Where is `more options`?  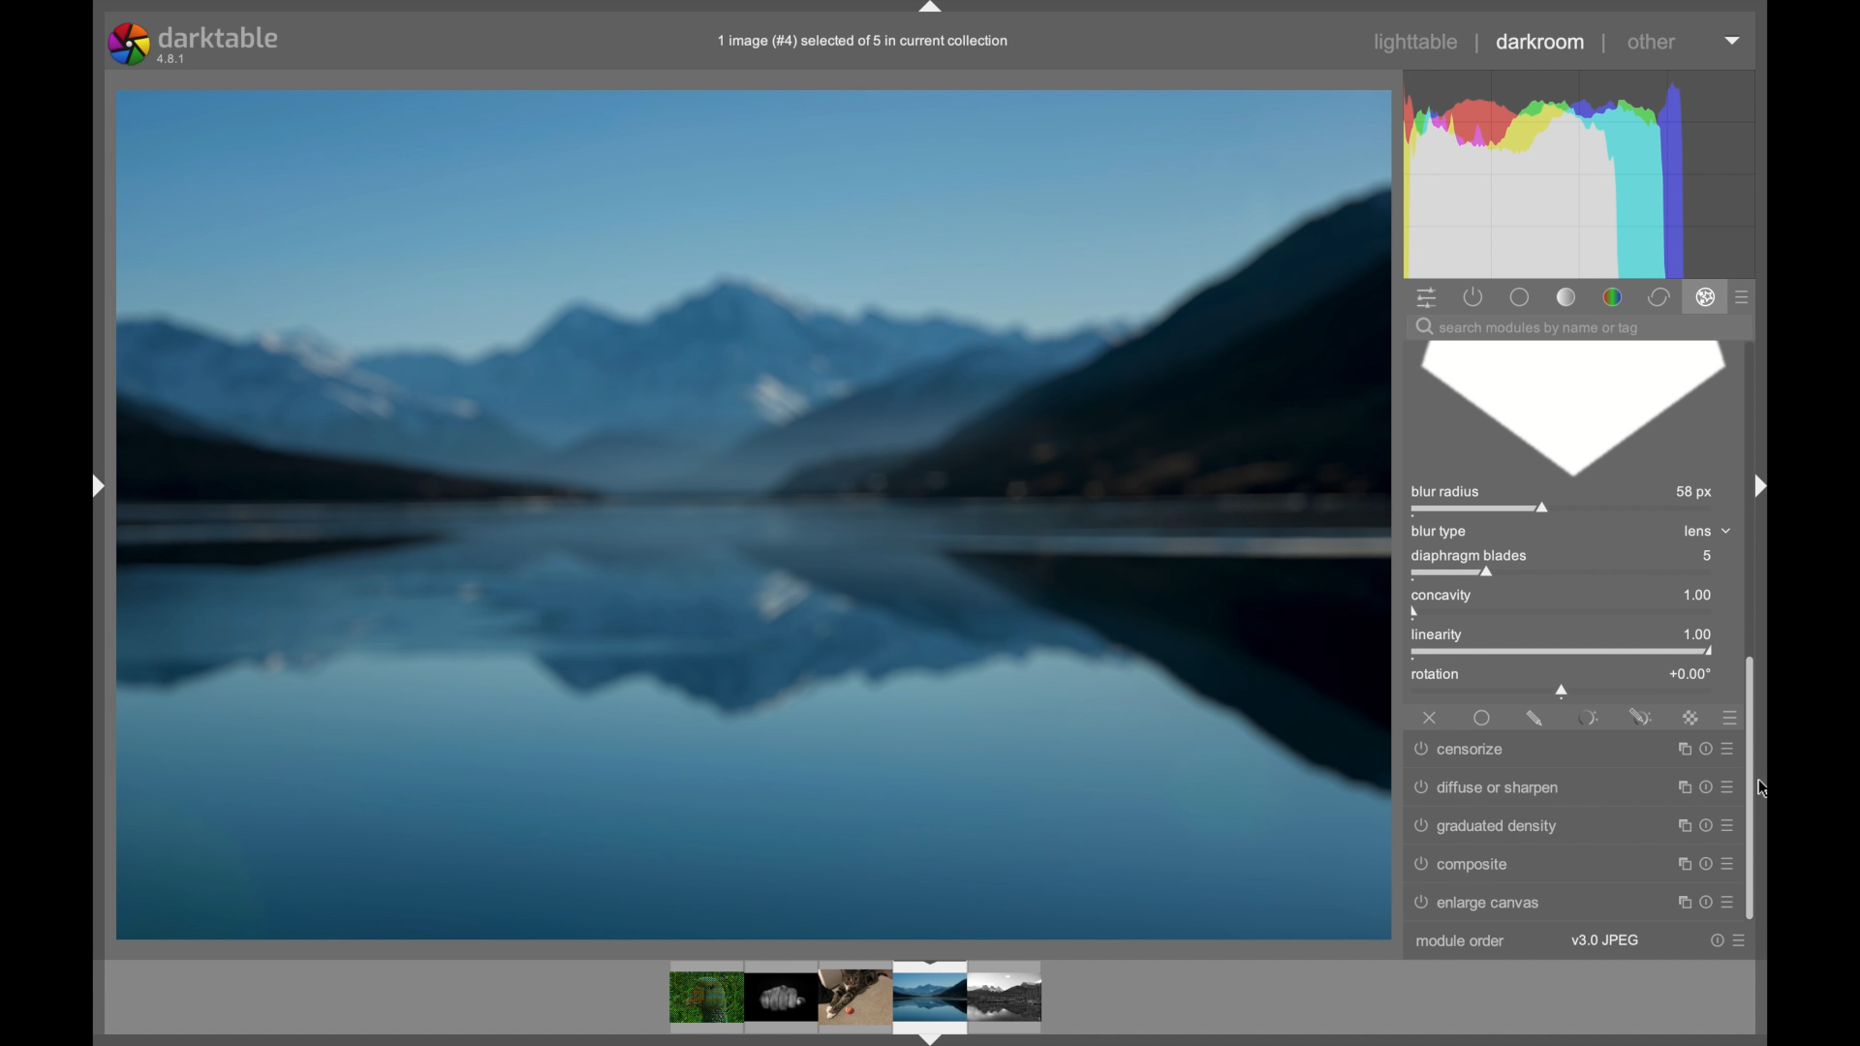
more options is located at coordinates (1730, 897).